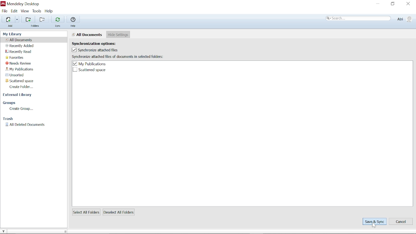 The height and width of the screenshot is (234, 416). Describe the element at coordinates (15, 57) in the screenshot. I see `Favorites` at that location.